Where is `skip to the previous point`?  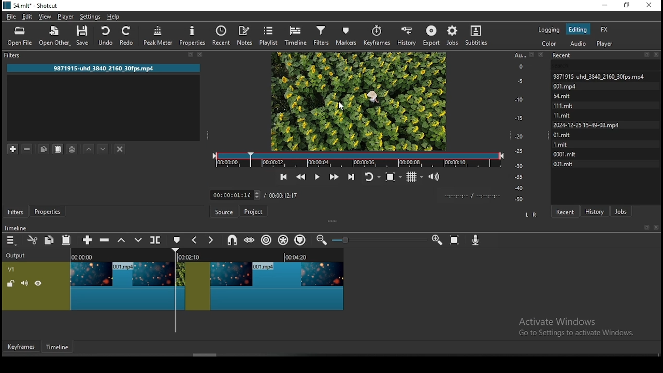
skip to the previous point is located at coordinates (282, 177).